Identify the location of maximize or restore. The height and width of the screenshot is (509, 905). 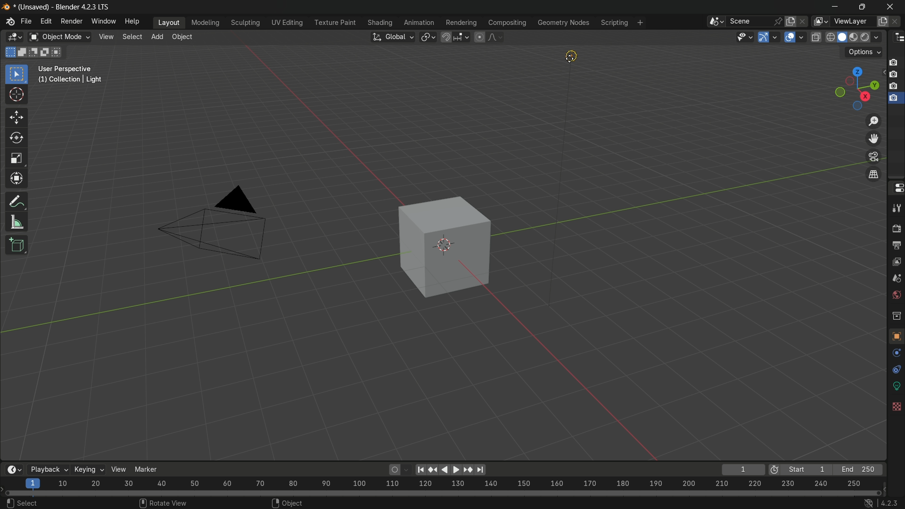
(862, 7).